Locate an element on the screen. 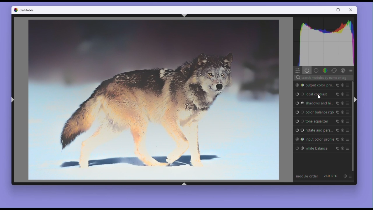 The image size is (373, 210). Reset is located at coordinates (345, 176).